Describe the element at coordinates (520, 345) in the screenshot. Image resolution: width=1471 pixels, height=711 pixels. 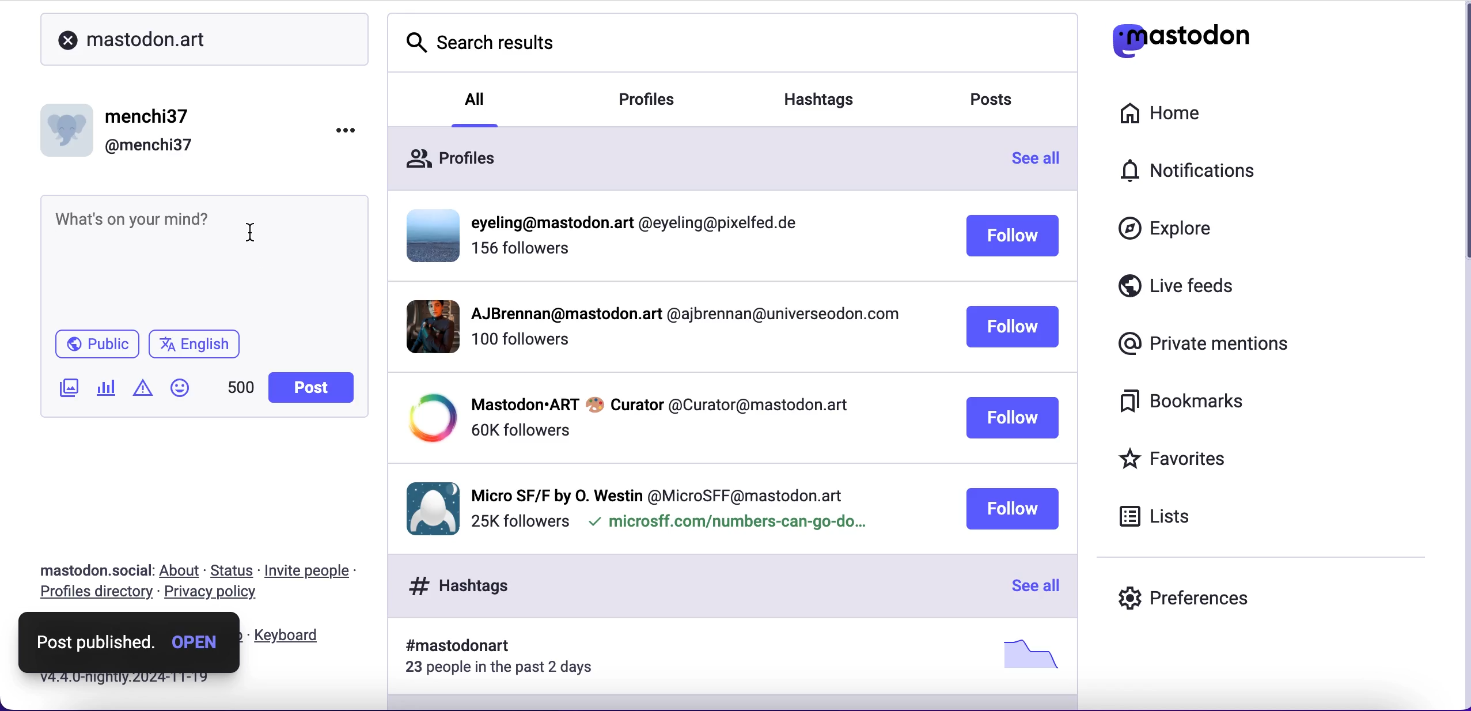
I see `followers` at that location.